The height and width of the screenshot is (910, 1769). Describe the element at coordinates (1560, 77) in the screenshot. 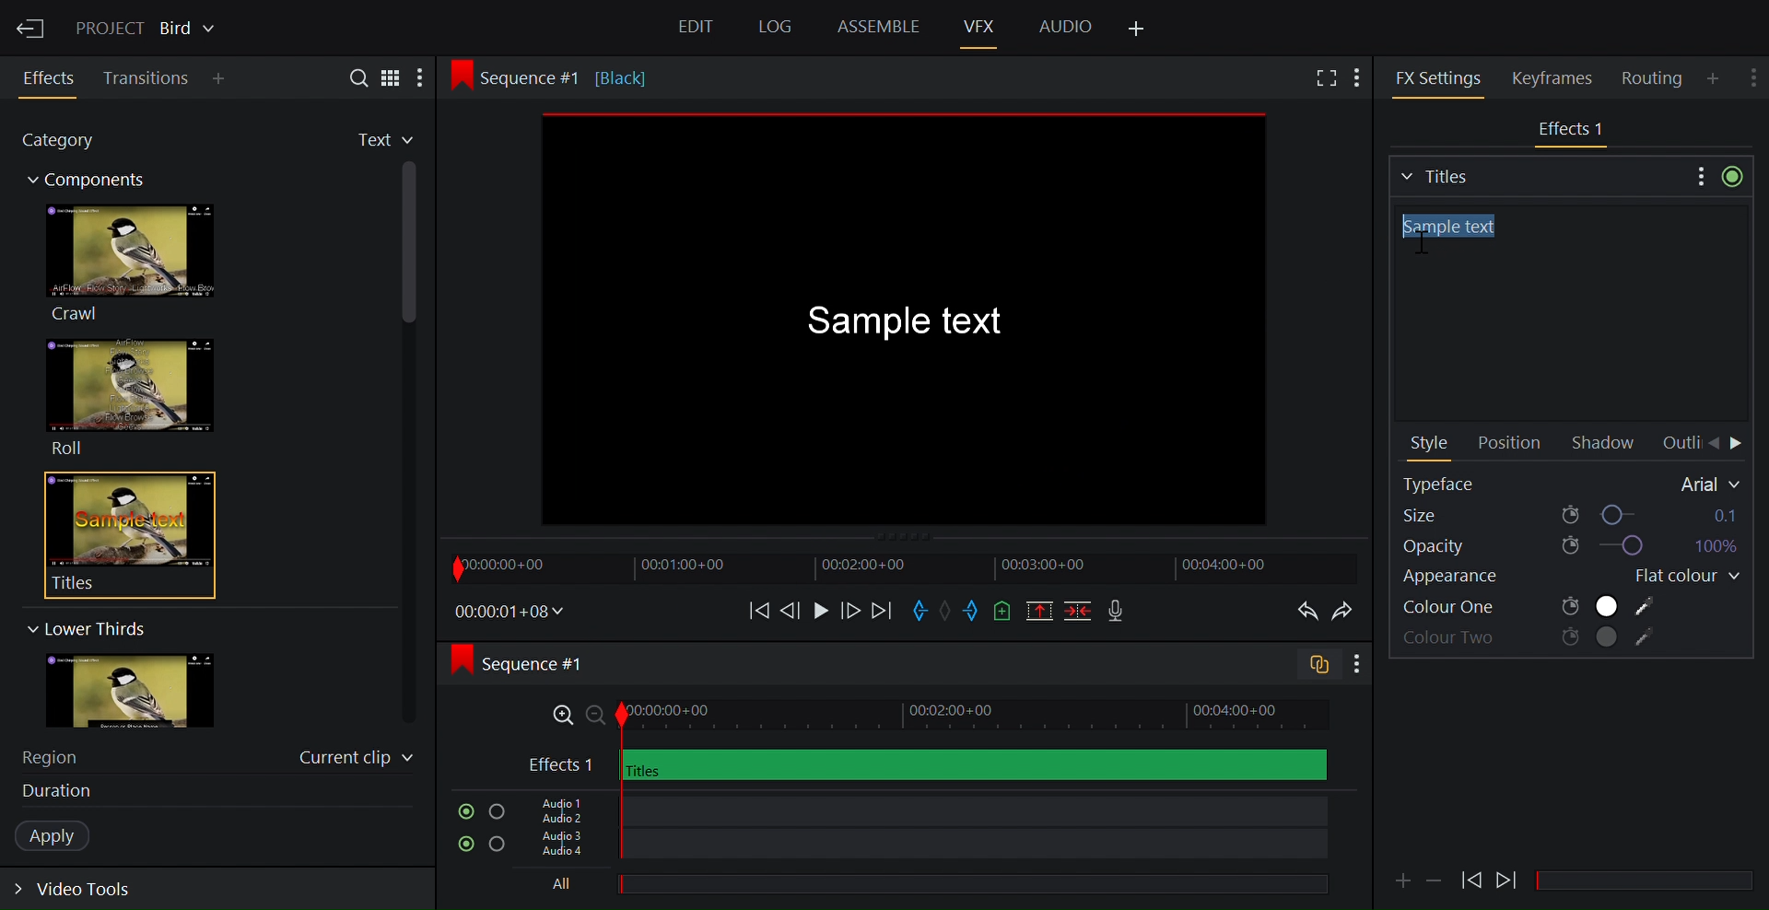

I see `Keyframes` at that location.